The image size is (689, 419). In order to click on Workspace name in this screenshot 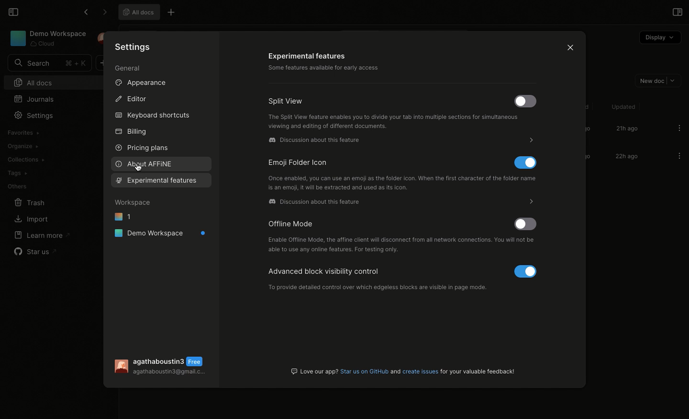, I will do `click(316, 143)`.